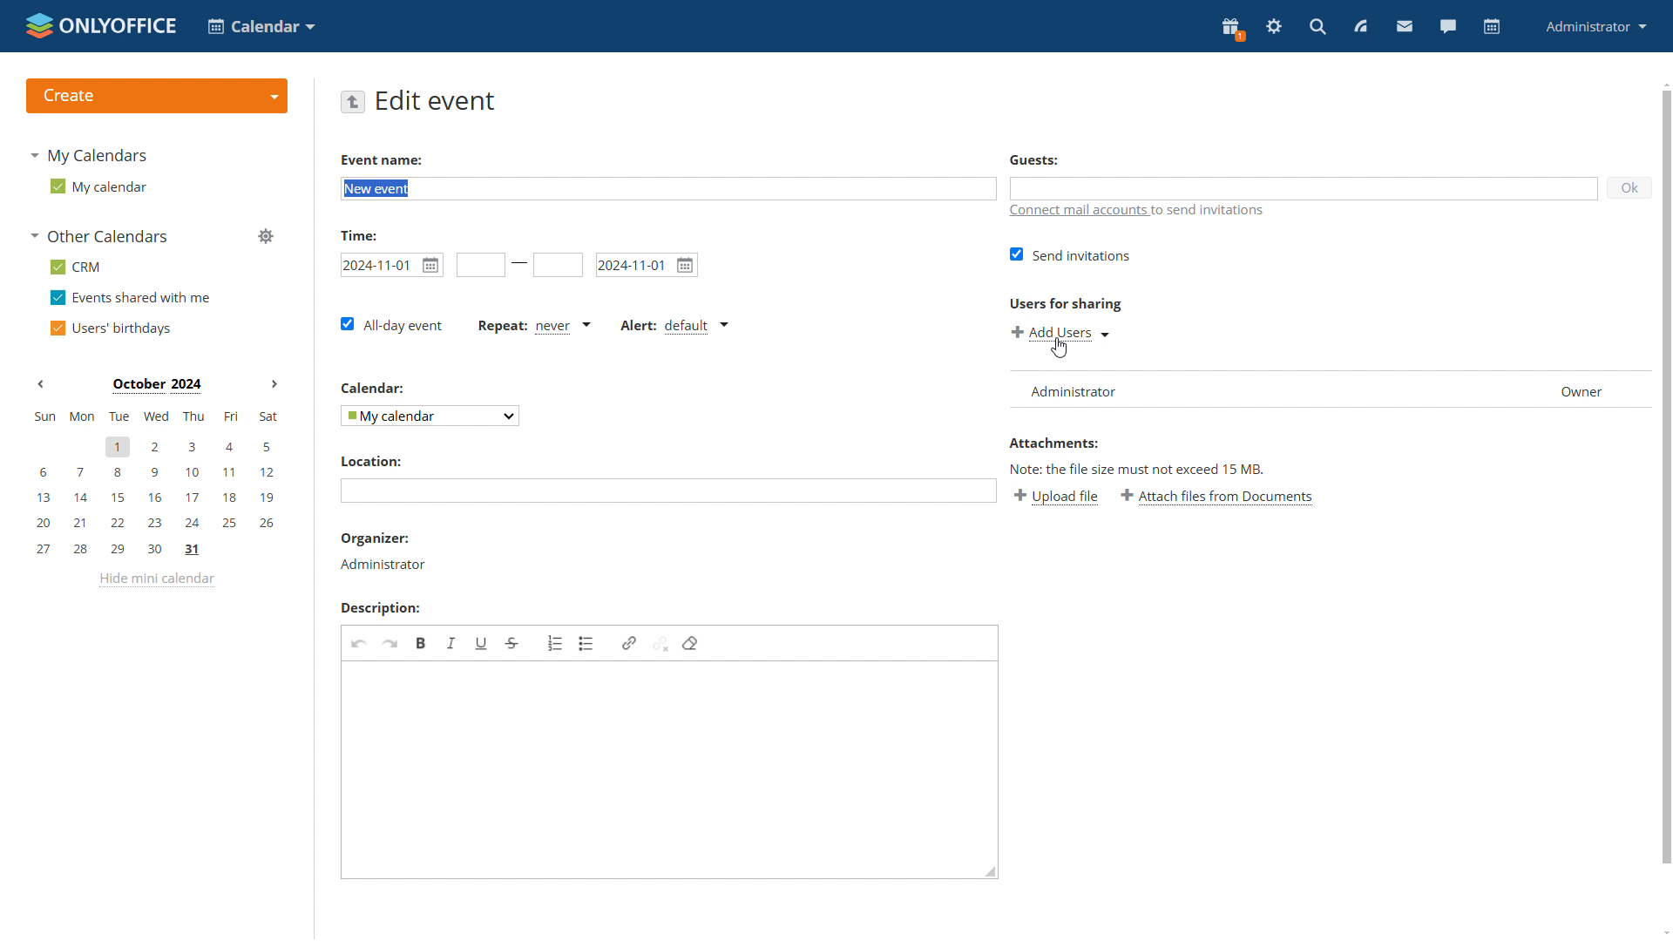 This screenshot has height=941, width=1673. I want to click on users' birthdays, so click(115, 328).